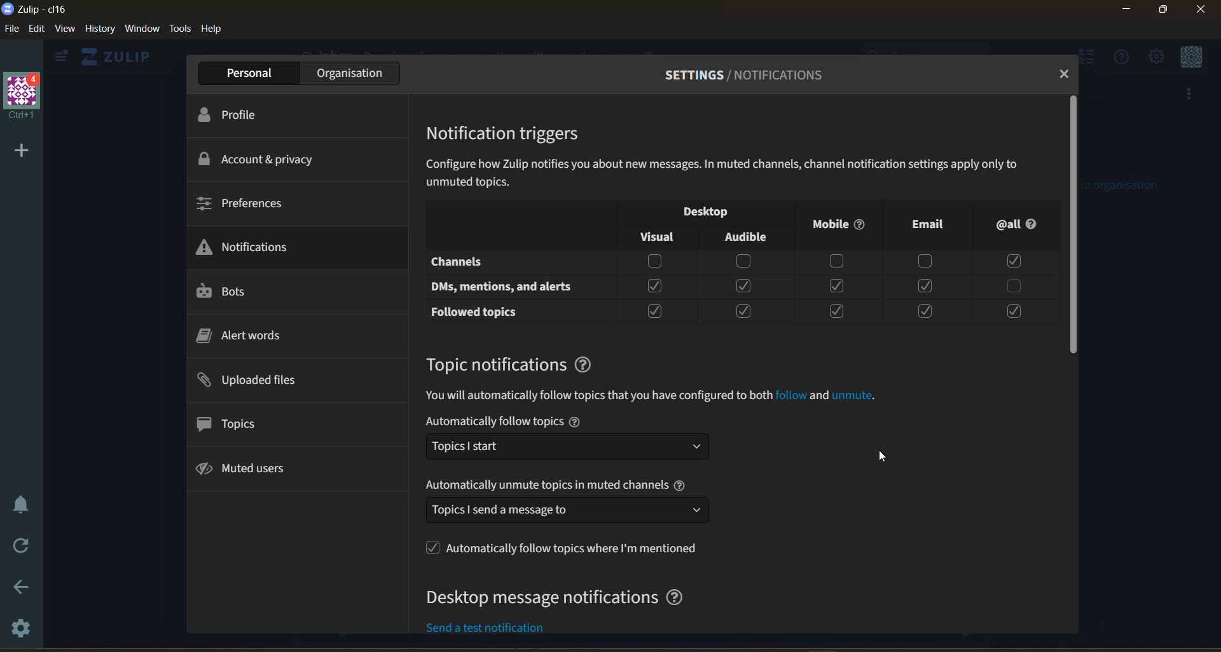  Describe the element at coordinates (233, 292) in the screenshot. I see `bots` at that location.